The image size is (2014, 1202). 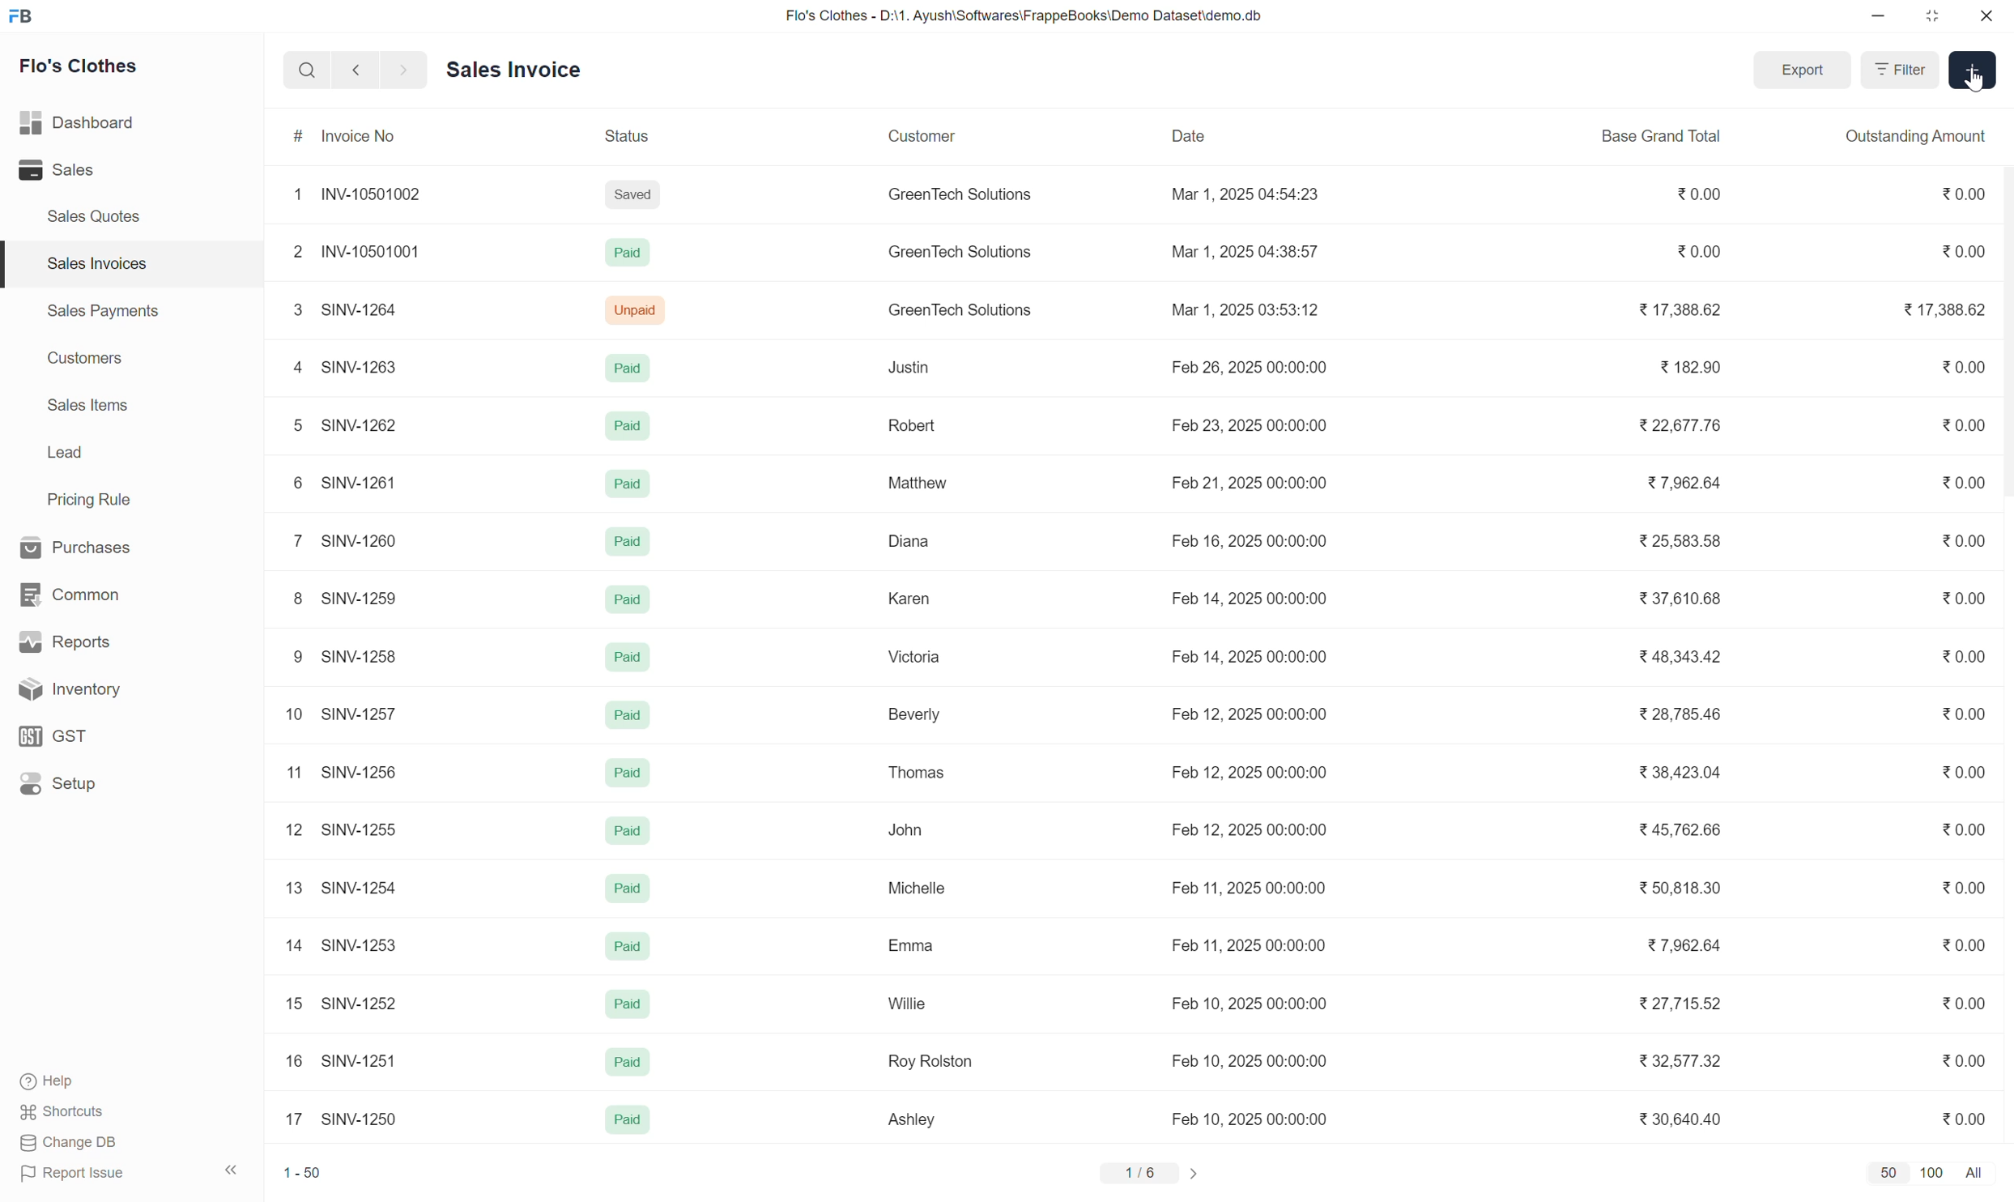 I want to click on Willie, so click(x=907, y=1007).